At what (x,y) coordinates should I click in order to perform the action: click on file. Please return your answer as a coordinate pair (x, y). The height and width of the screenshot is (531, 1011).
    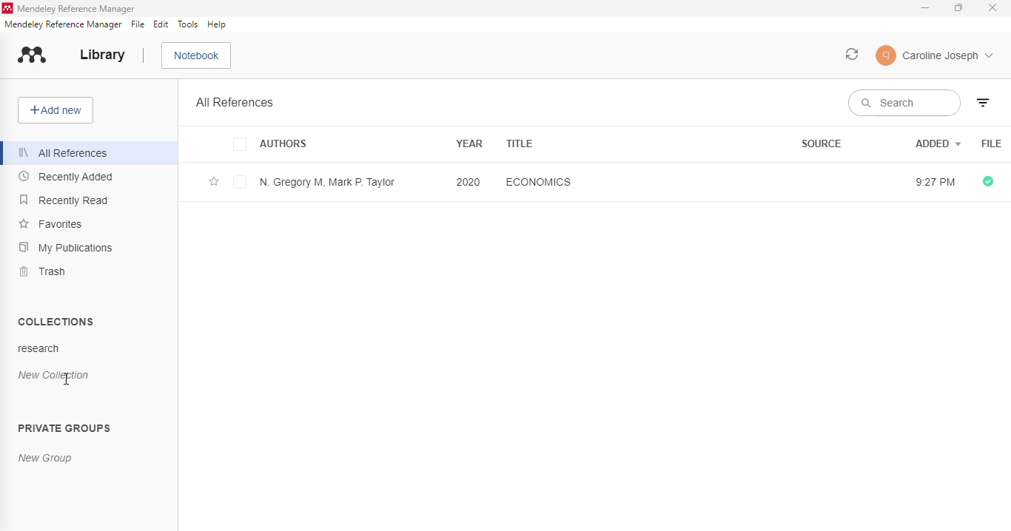
    Looking at the image, I should click on (138, 24).